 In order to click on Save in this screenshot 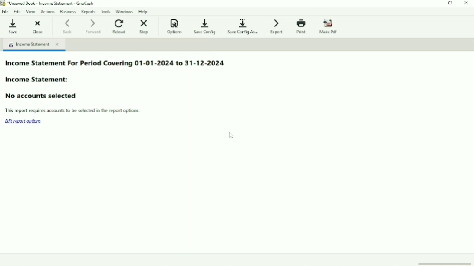, I will do `click(13, 25)`.